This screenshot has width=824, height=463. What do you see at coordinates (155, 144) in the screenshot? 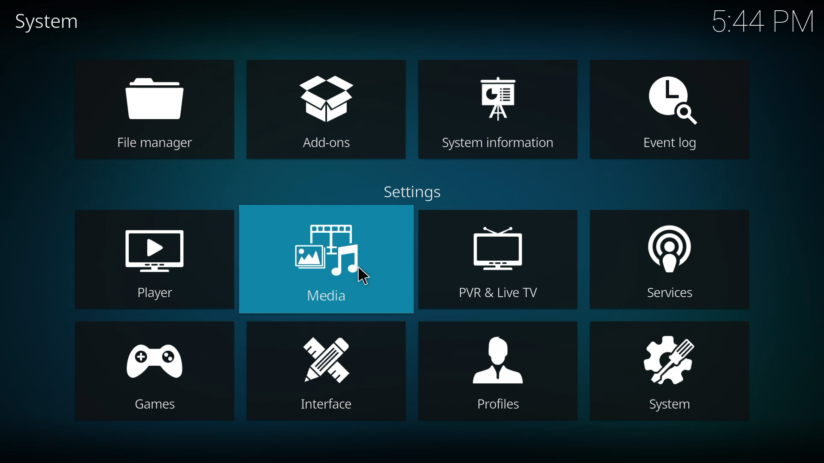
I see `File manager` at bounding box center [155, 144].